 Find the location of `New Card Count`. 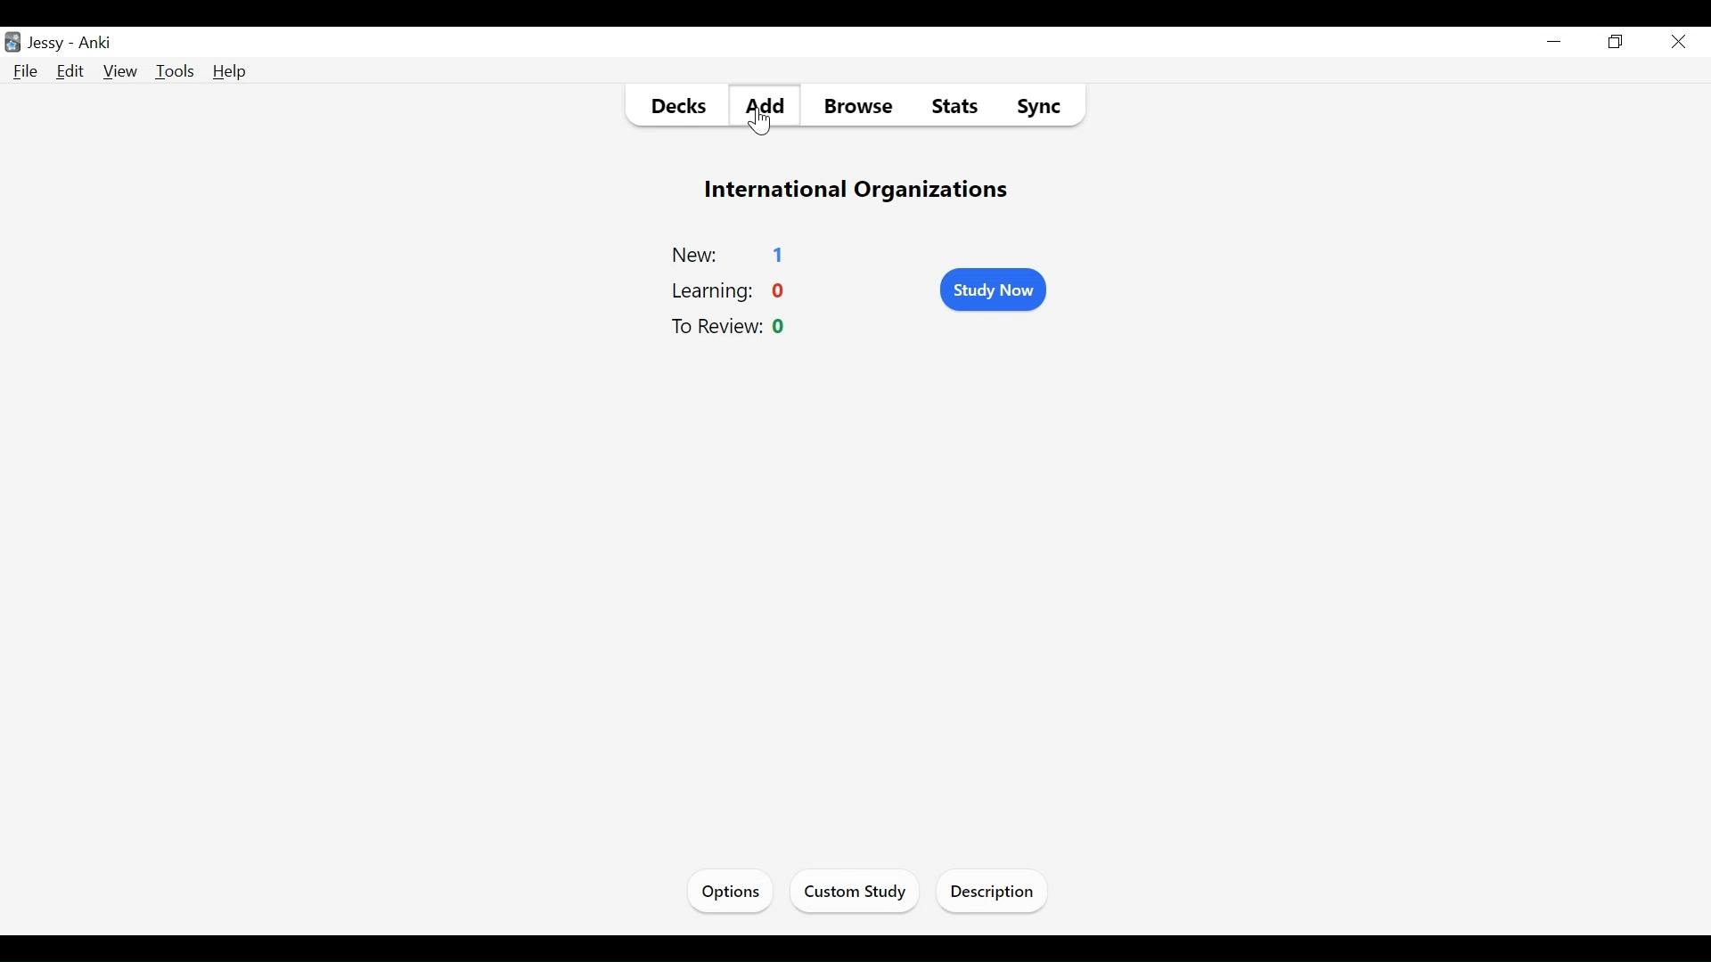

New Card Count is located at coordinates (782, 254).